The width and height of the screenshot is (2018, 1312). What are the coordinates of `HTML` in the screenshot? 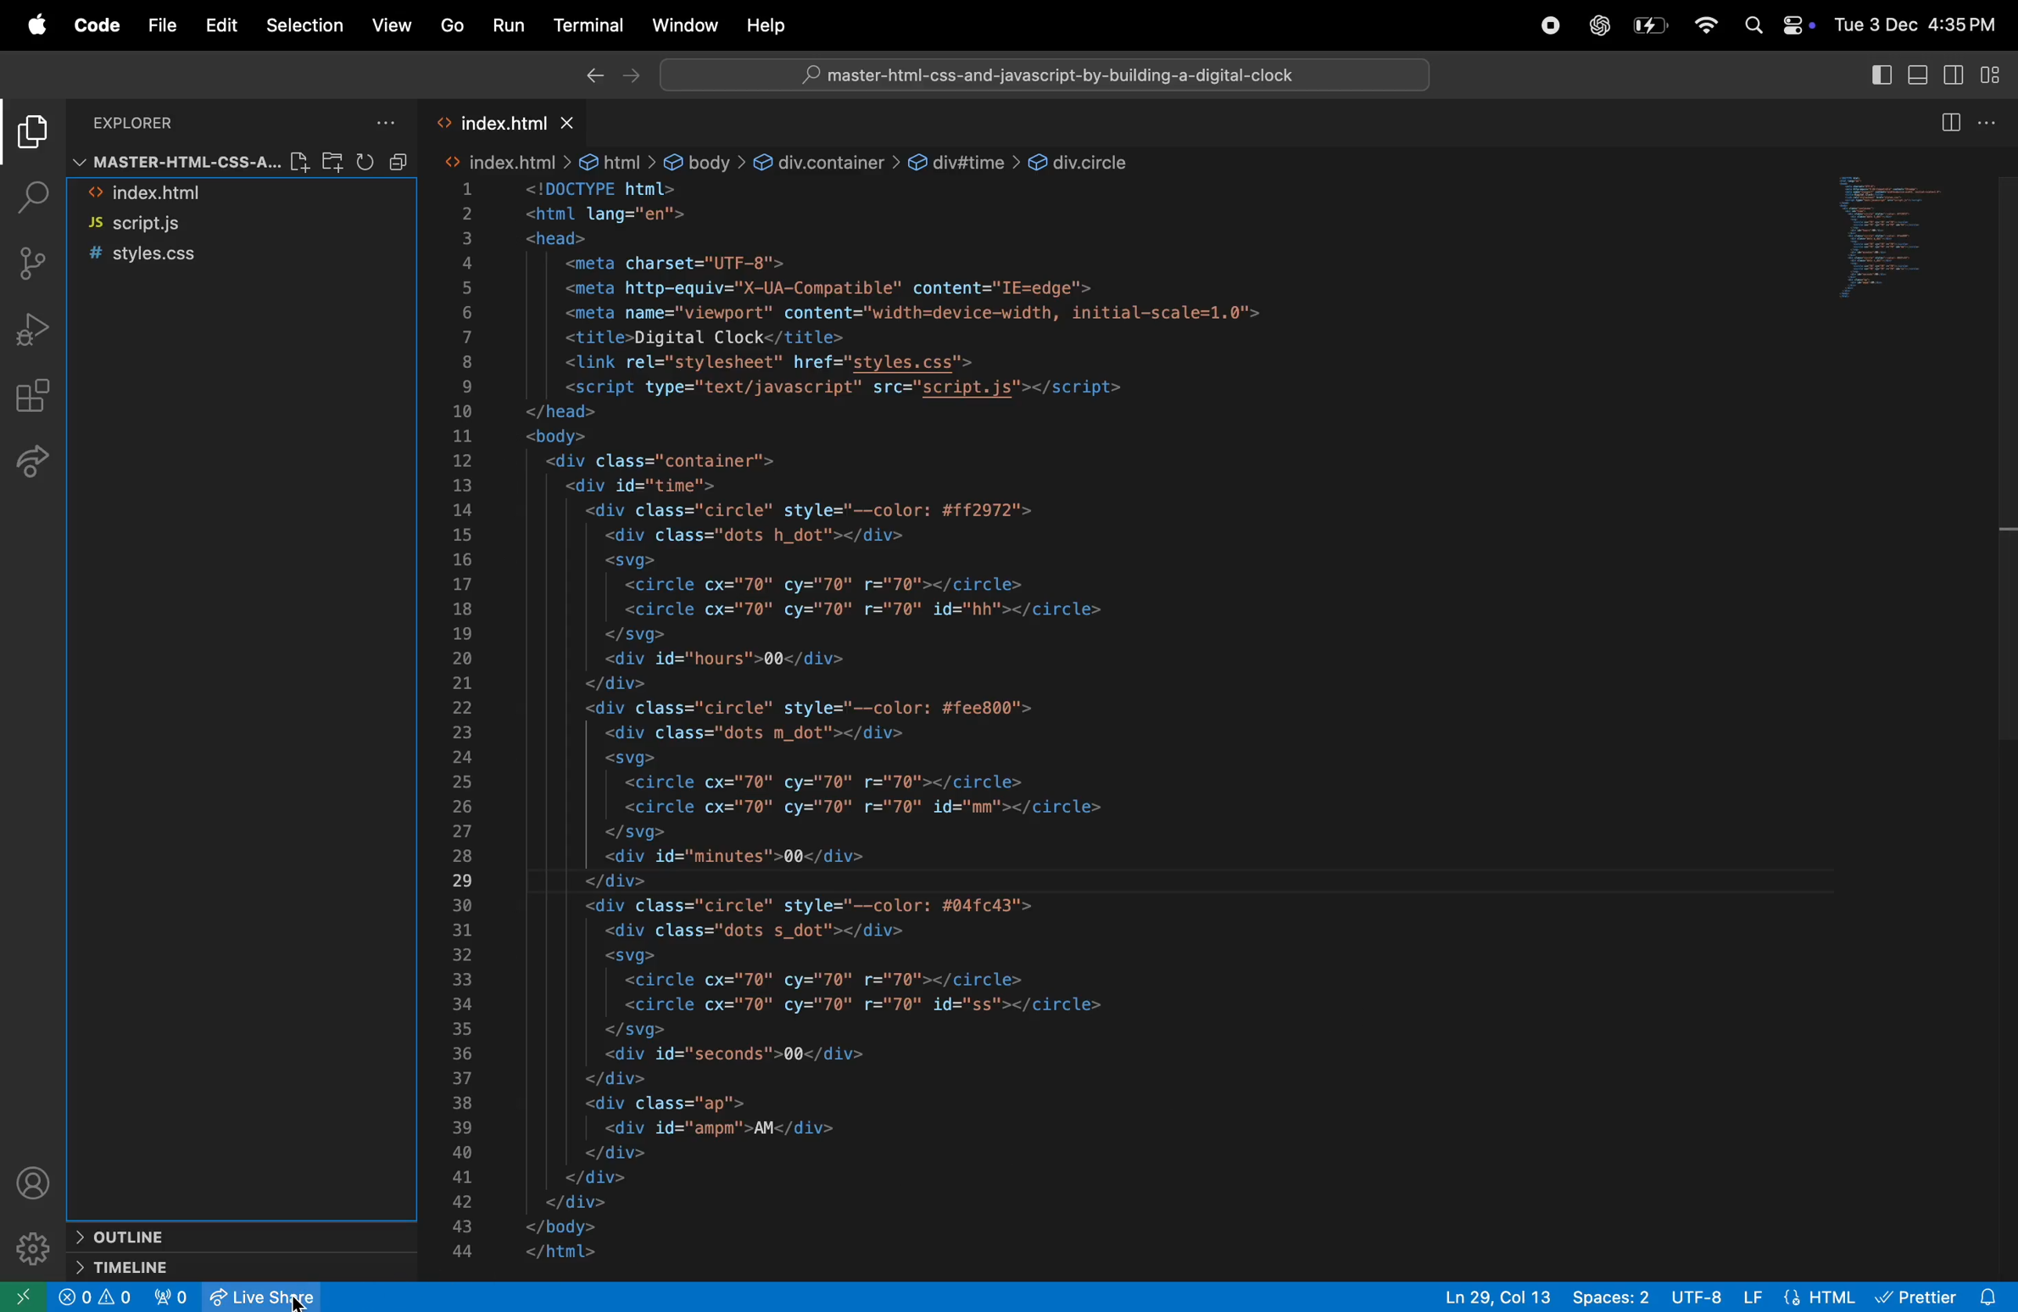 It's located at (1819, 1296).